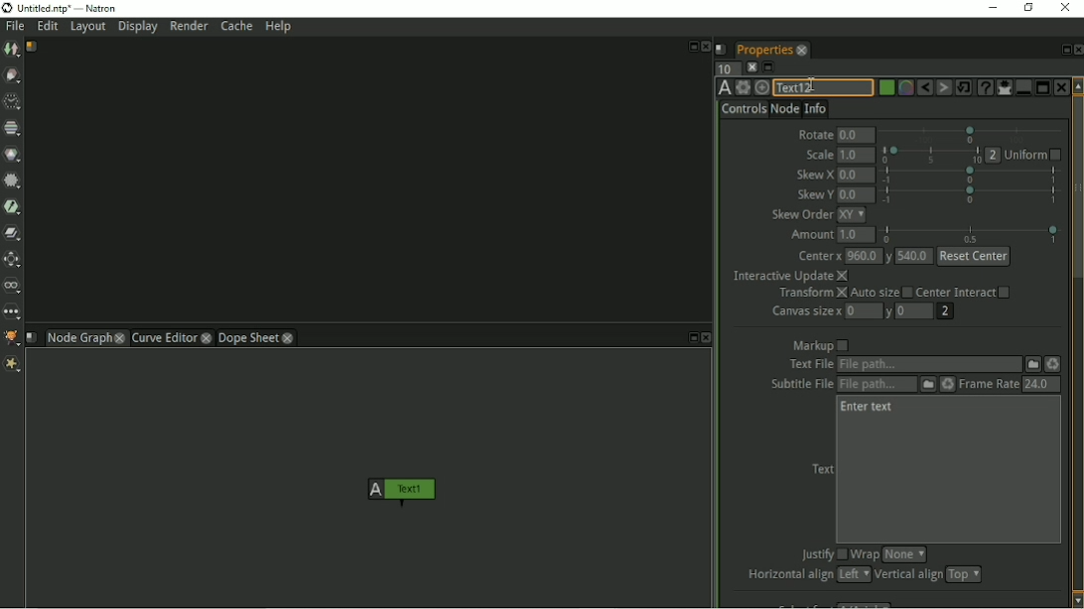  What do you see at coordinates (970, 175) in the screenshot?
I see `selection bar` at bounding box center [970, 175].